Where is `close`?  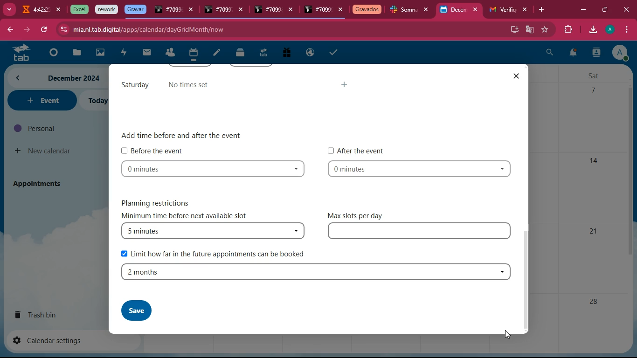 close is located at coordinates (243, 11).